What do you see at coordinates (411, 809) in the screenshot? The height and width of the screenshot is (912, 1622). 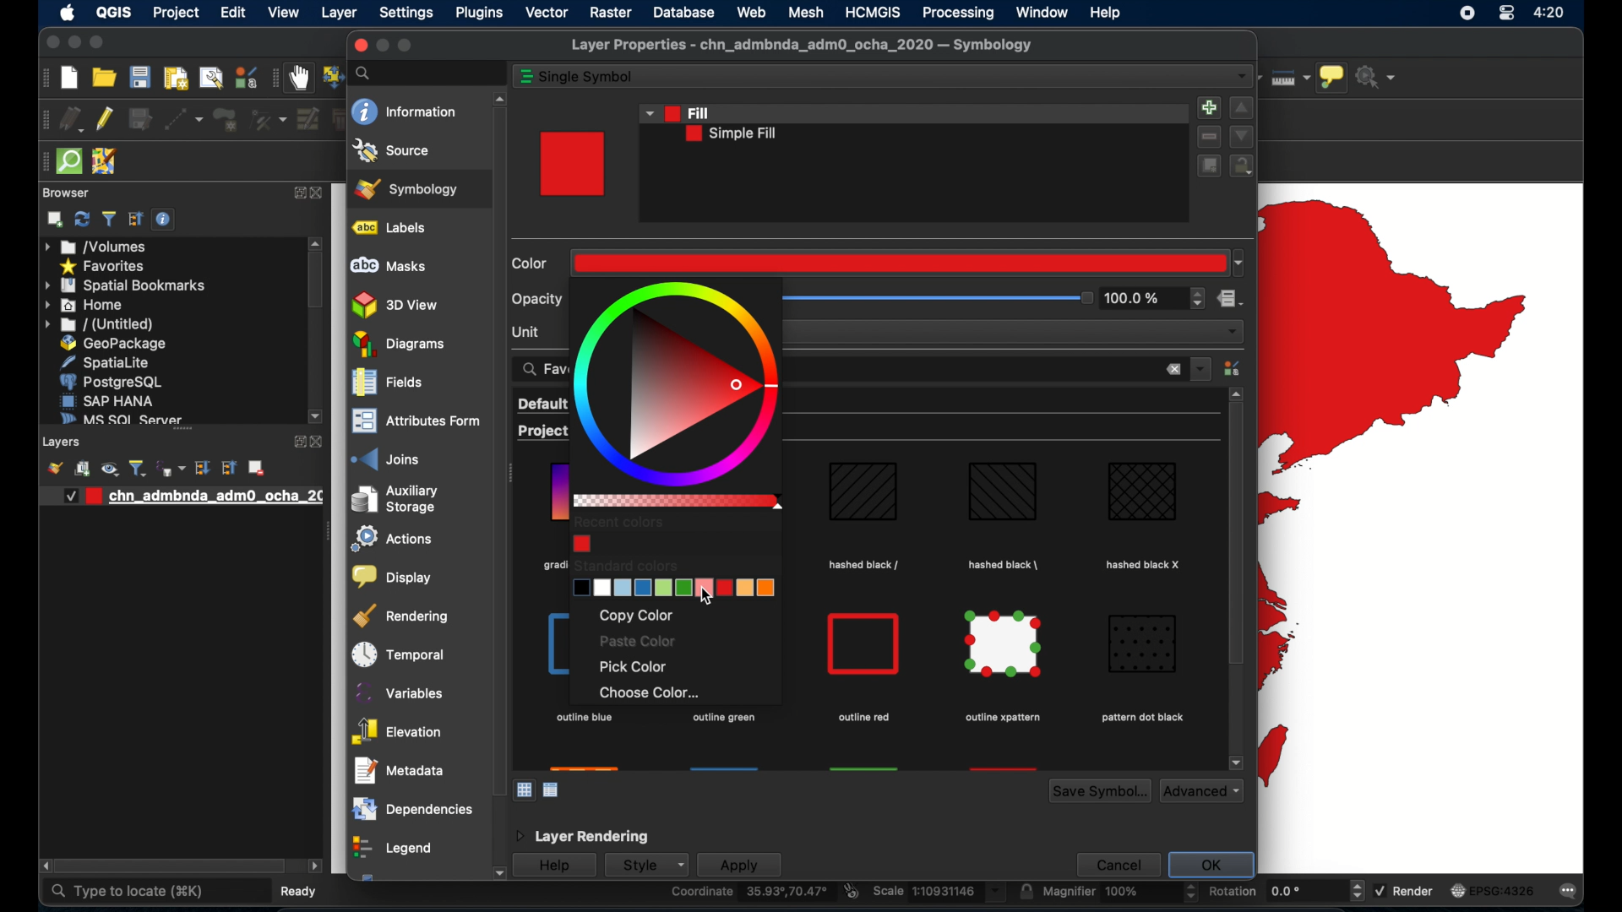 I see `dependencies` at bounding box center [411, 809].